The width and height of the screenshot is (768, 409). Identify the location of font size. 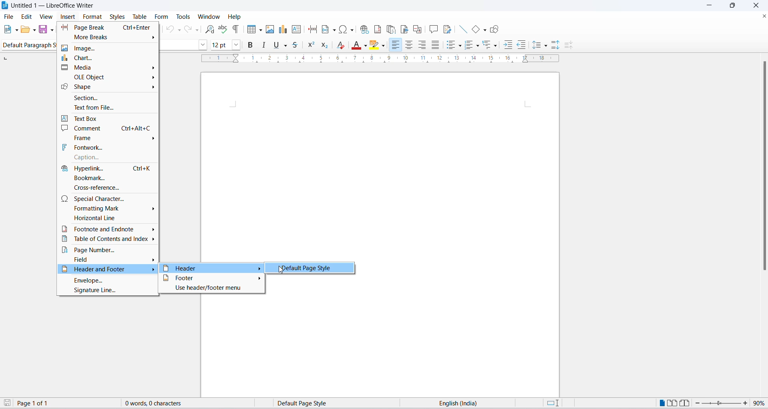
(221, 44).